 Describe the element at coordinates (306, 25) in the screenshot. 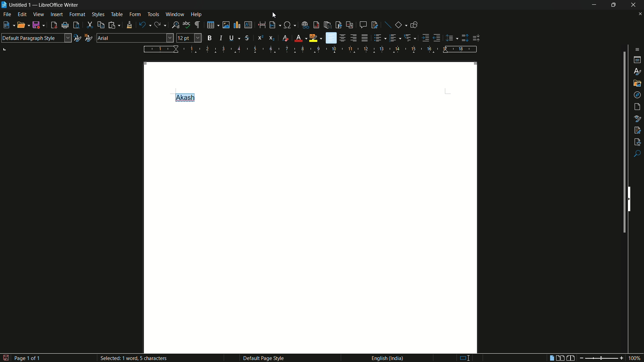

I see `insert hyperlink` at that location.